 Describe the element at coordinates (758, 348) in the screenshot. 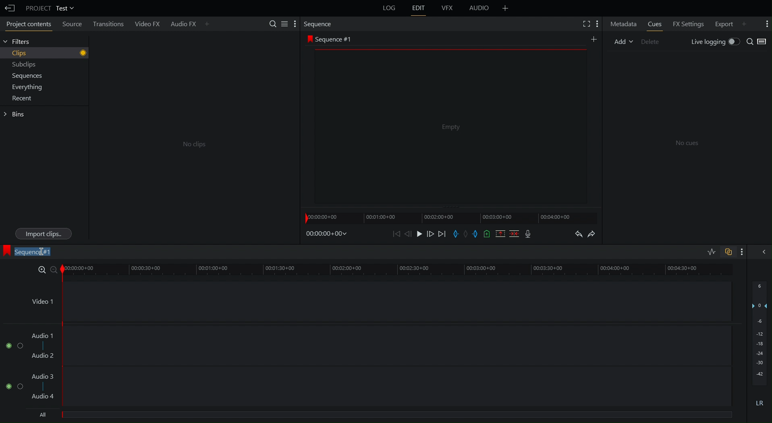

I see `Audio output level` at that location.